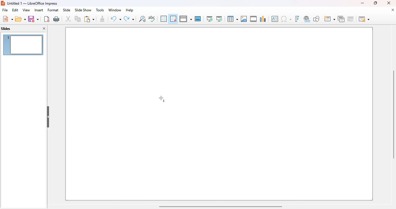 The width and height of the screenshot is (396, 209). I want to click on cursor, so click(162, 98).